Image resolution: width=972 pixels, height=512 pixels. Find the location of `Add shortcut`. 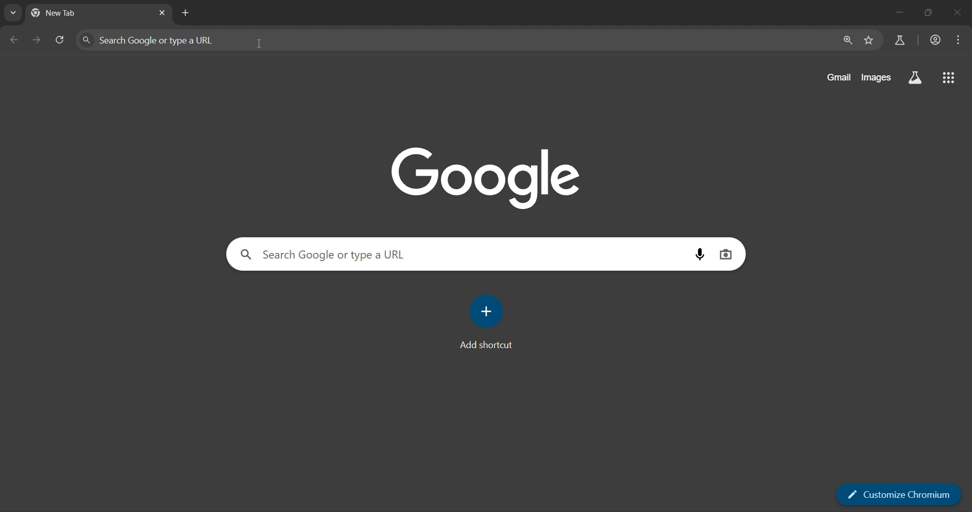

Add shortcut is located at coordinates (493, 346).